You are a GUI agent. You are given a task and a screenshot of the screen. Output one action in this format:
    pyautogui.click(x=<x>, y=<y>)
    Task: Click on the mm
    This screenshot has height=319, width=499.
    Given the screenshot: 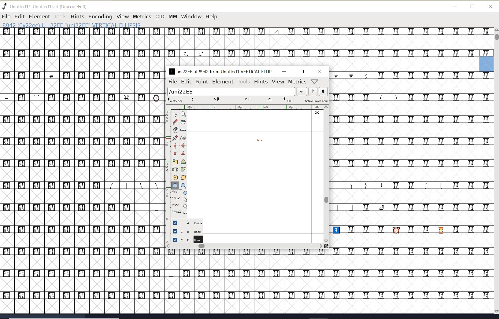 What is the action you would take?
    pyautogui.click(x=172, y=16)
    